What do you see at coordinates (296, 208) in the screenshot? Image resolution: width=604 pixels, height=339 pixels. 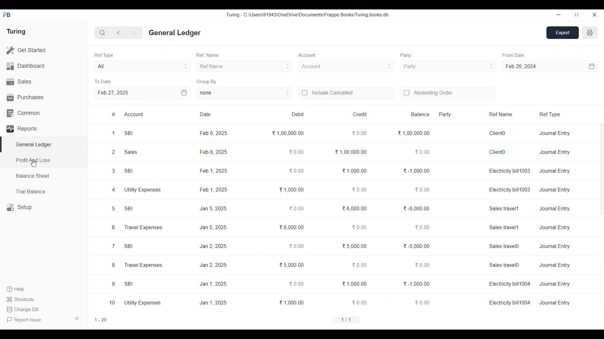 I see `0.00` at bounding box center [296, 208].